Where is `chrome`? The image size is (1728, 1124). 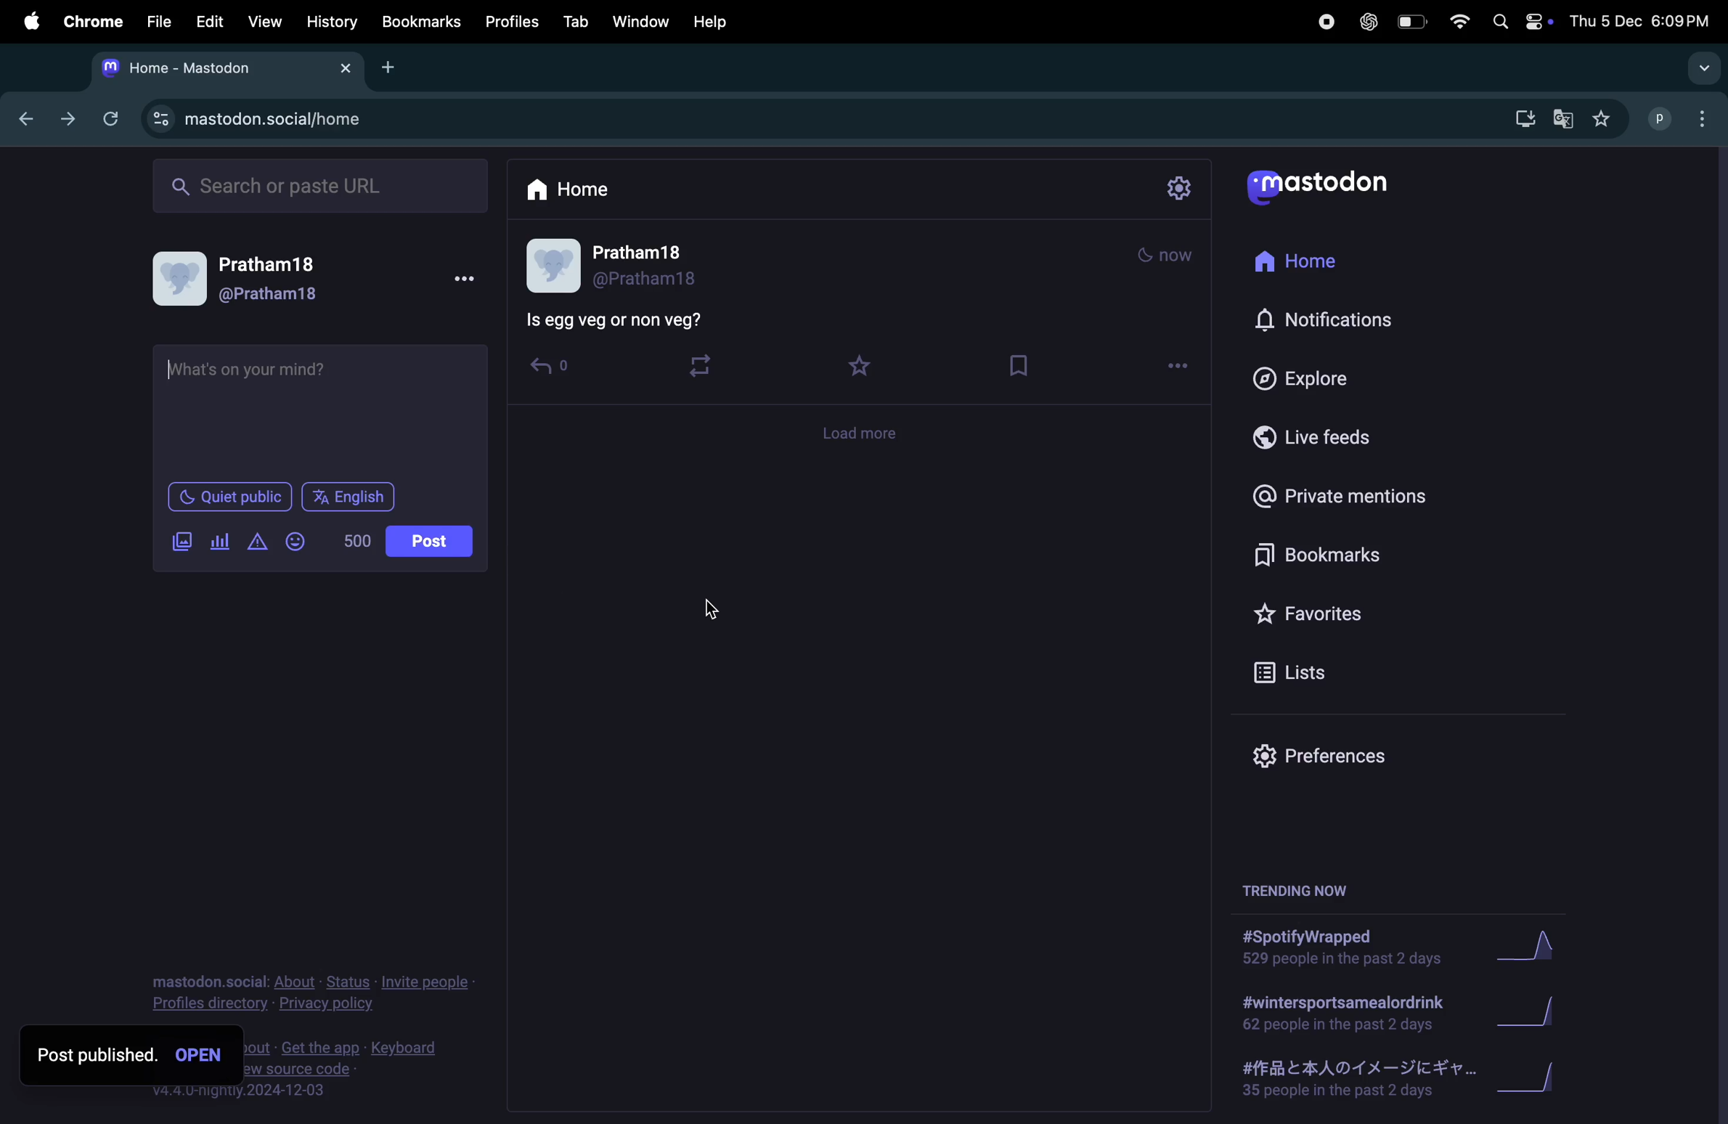
chrome is located at coordinates (88, 20).